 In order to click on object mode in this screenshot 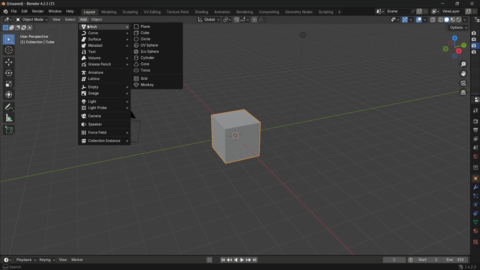, I will do `click(31, 20)`.